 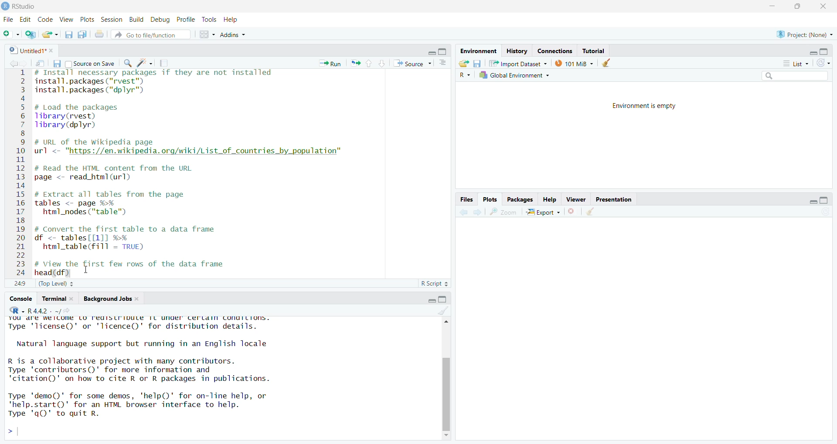 I want to click on Viewer, so click(x=576, y=199).